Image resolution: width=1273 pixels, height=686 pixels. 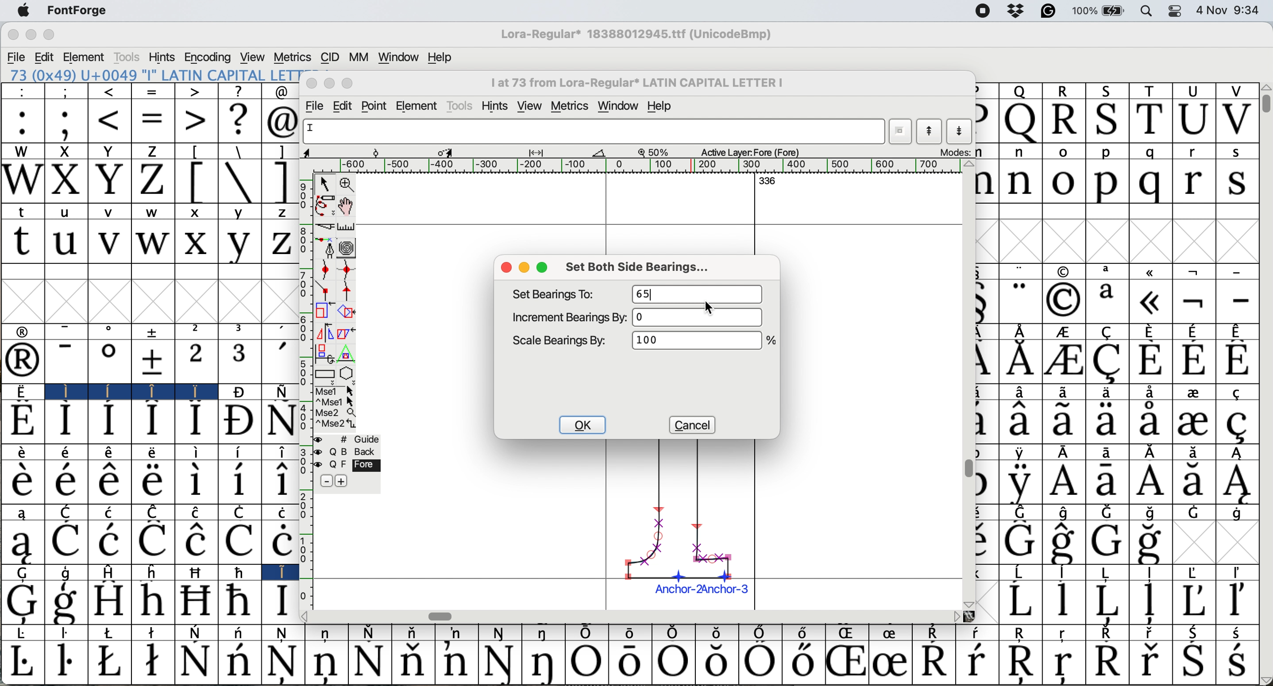 I want to click on Symbol, so click(x=1152, y=452).